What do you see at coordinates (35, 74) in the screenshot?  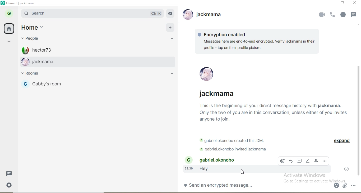 I see `room` at bounding box center [35, 74].